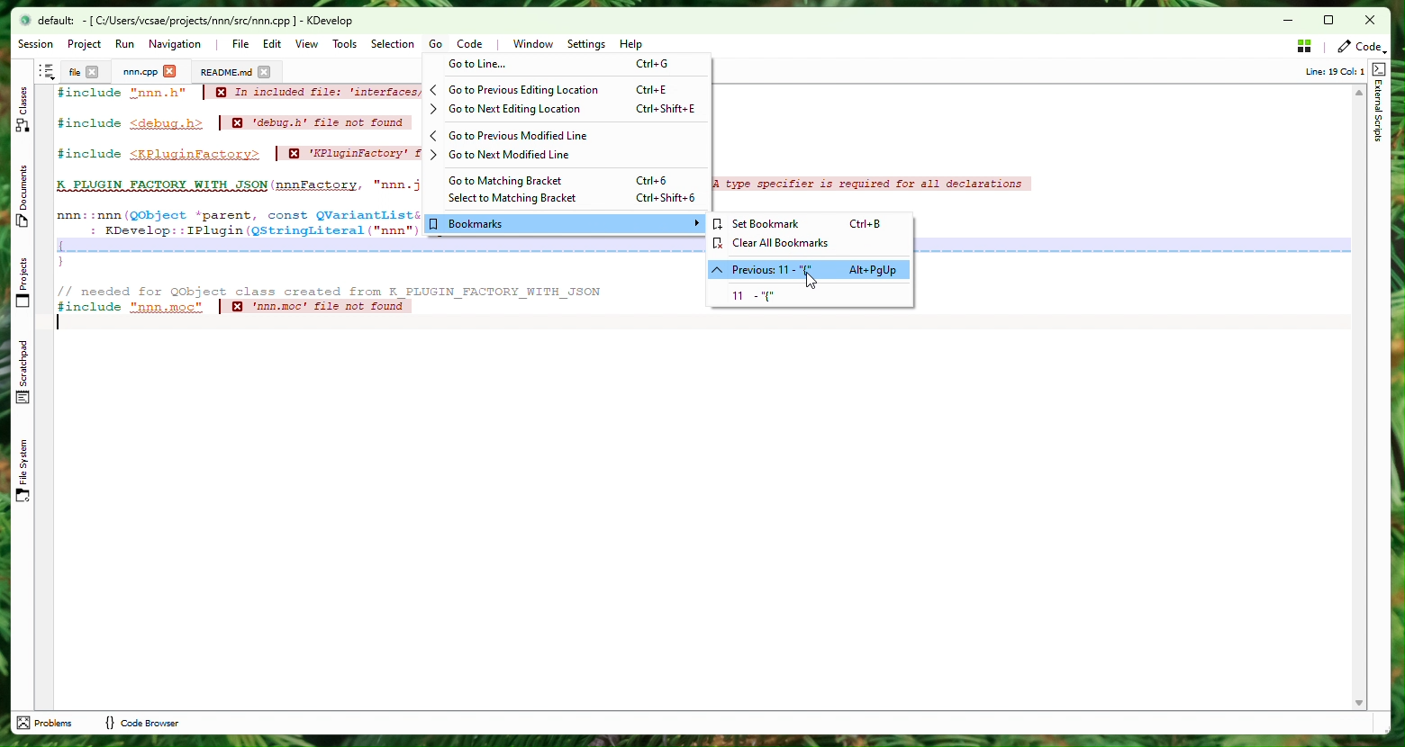 This screenshot has width=1405, height=747. What do you see at coordinates (1372, 21) in the screenshot?
I see `Close` at bounding box center [1372, 21].